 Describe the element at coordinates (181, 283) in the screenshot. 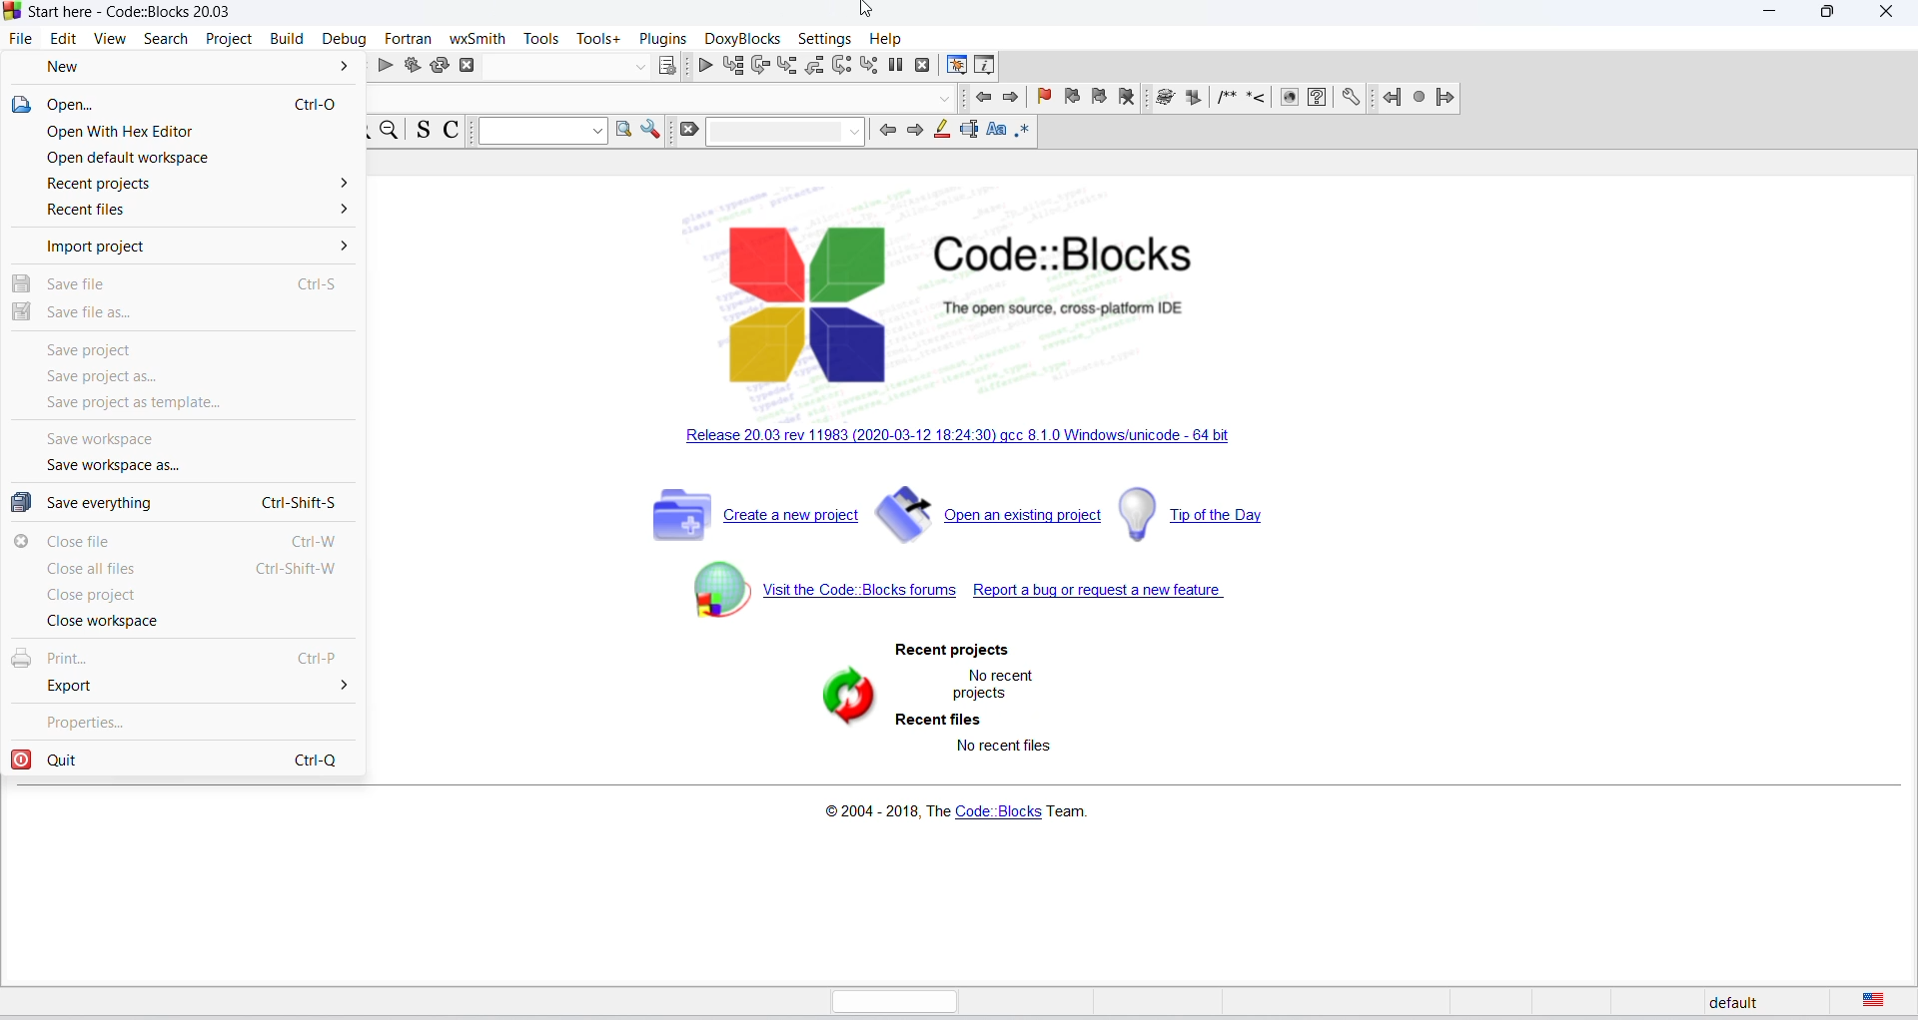

I see `save file` at that location.